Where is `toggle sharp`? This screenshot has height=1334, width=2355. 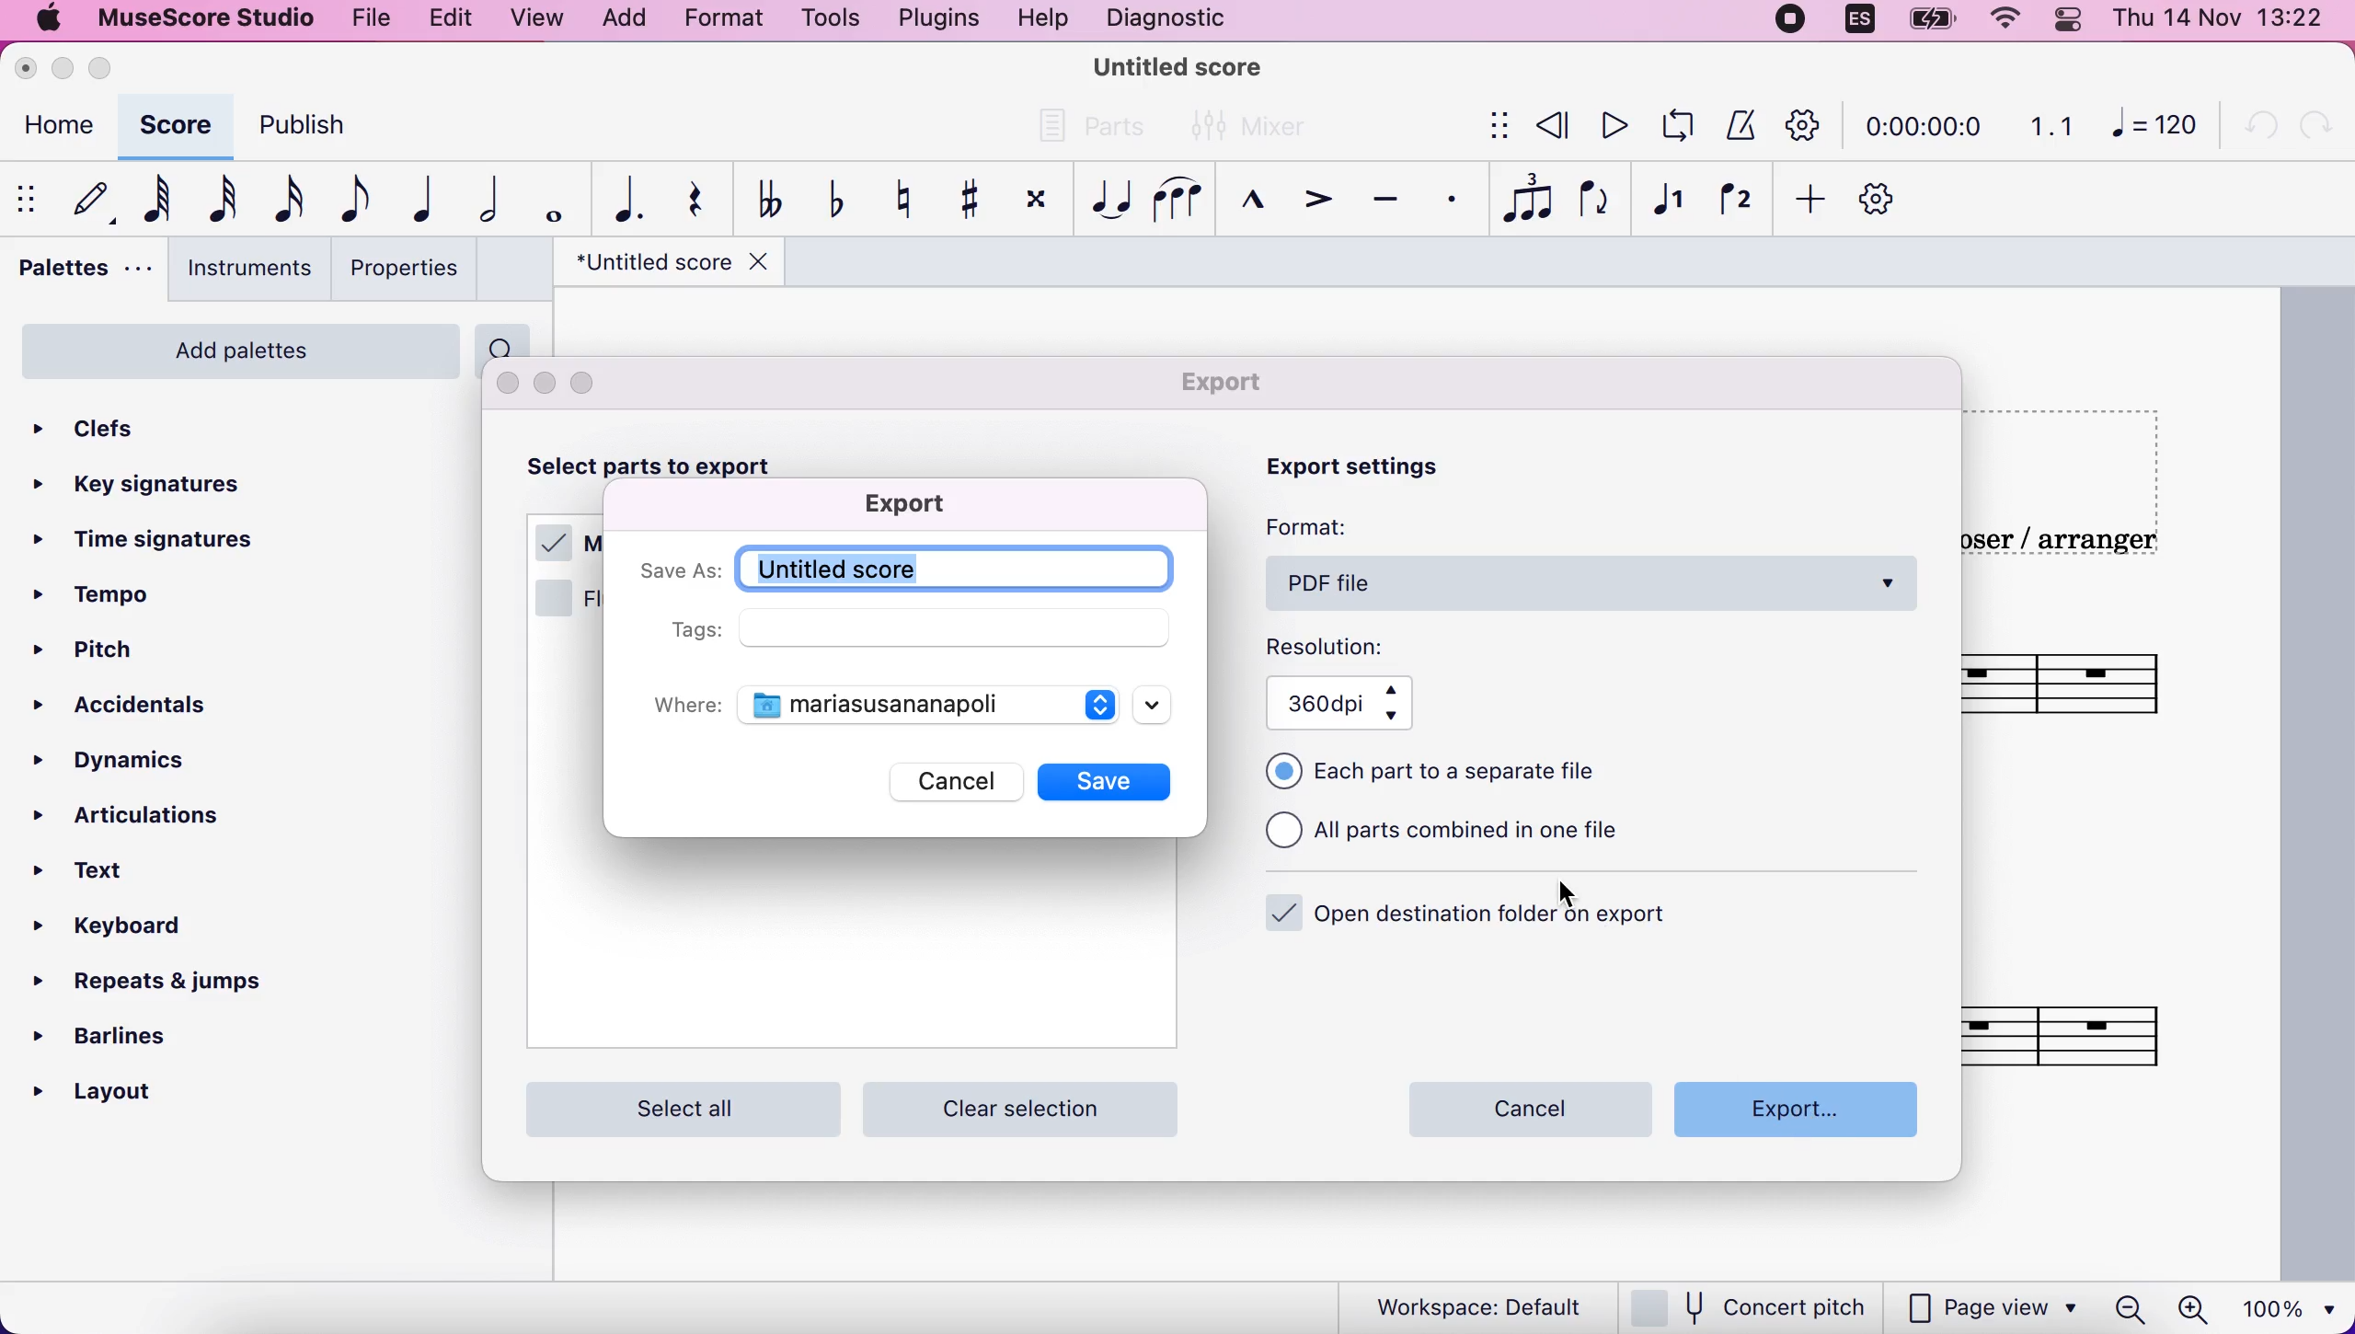
toggle sharp is located at coordinates (964, 198).